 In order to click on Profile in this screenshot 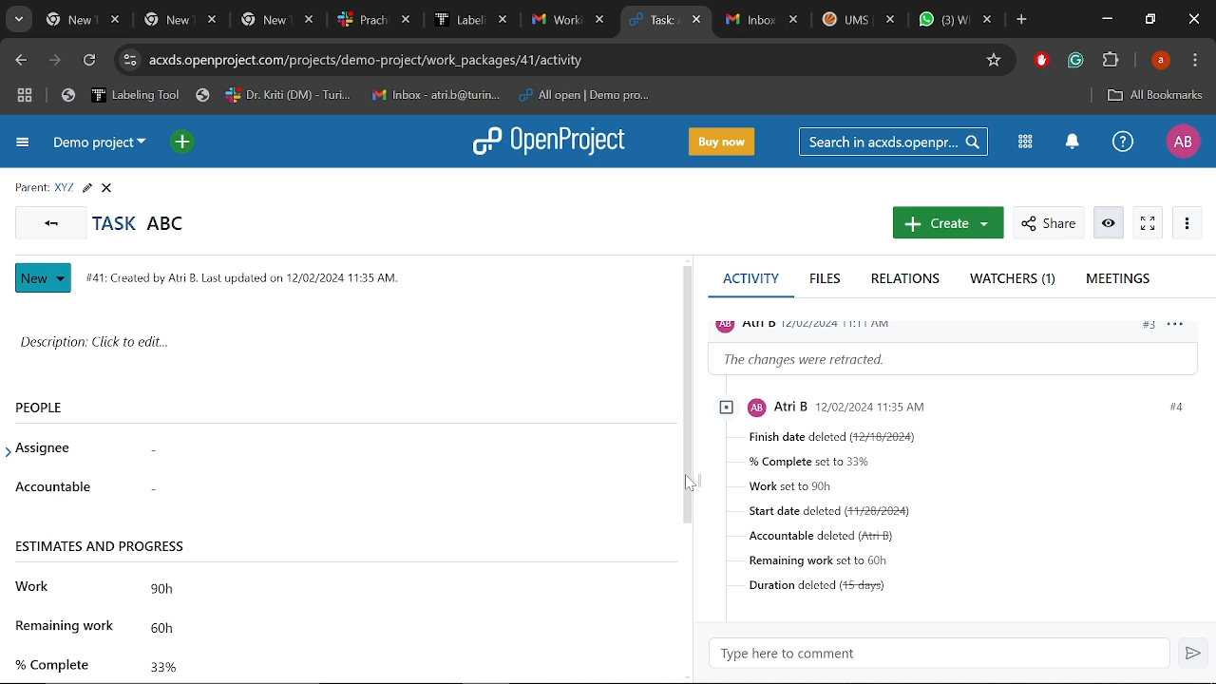, I will do `click(1181, 142)`.